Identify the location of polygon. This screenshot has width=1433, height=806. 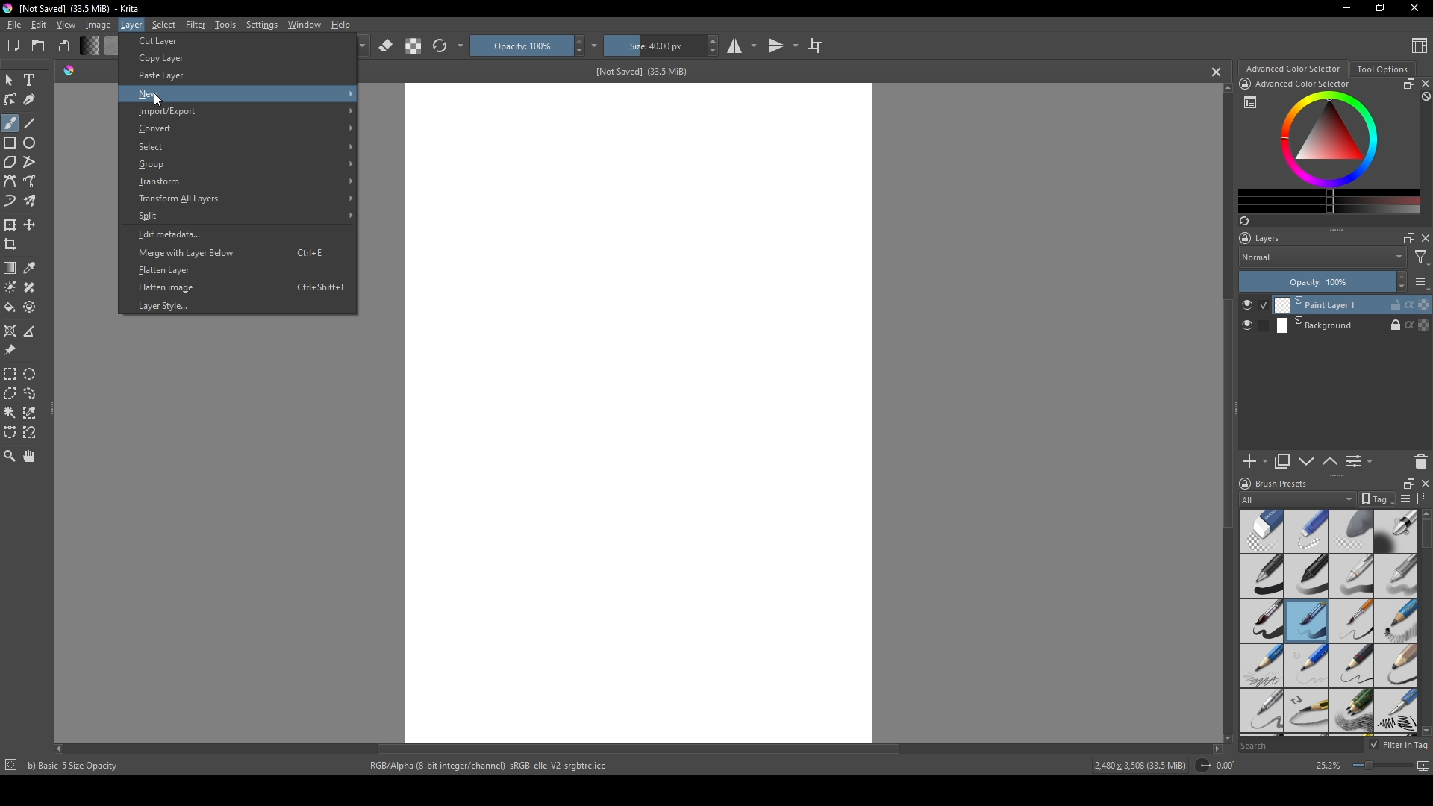
(10, 163).